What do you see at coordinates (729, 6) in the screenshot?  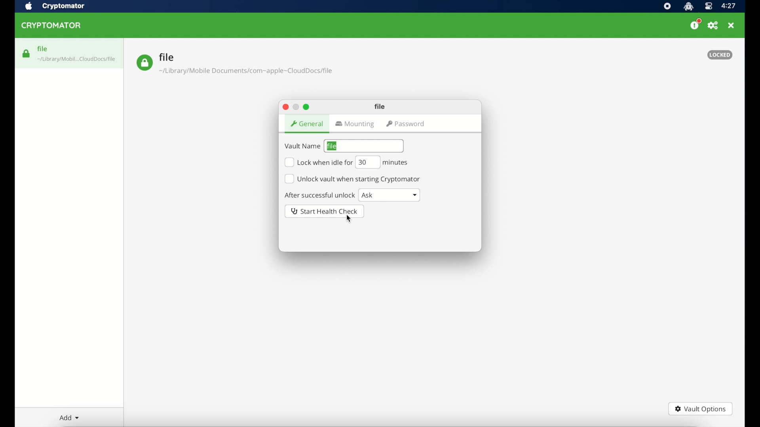 I see `time` at bounding box center [729, 6].